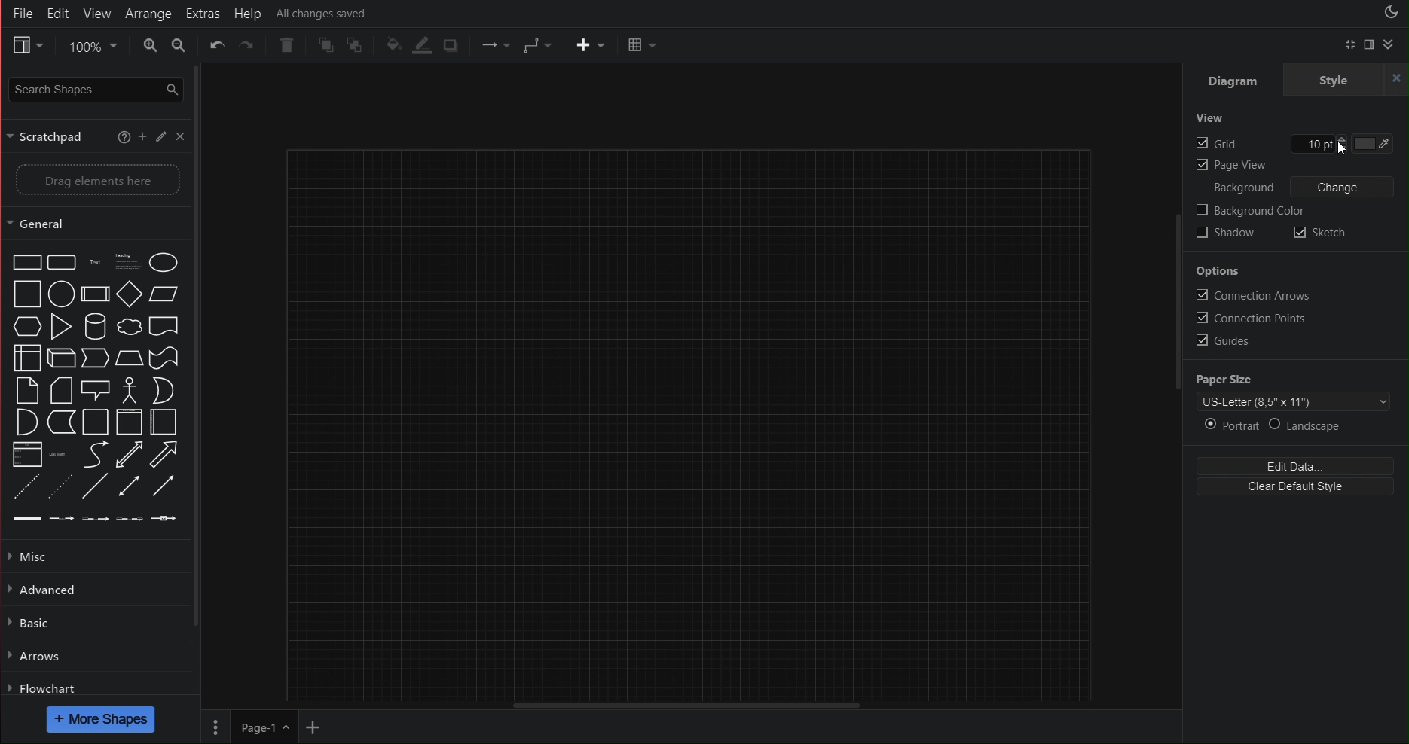  Describe the element at coordinates (124, 138) in the screenshot. I see `Help` at that location.